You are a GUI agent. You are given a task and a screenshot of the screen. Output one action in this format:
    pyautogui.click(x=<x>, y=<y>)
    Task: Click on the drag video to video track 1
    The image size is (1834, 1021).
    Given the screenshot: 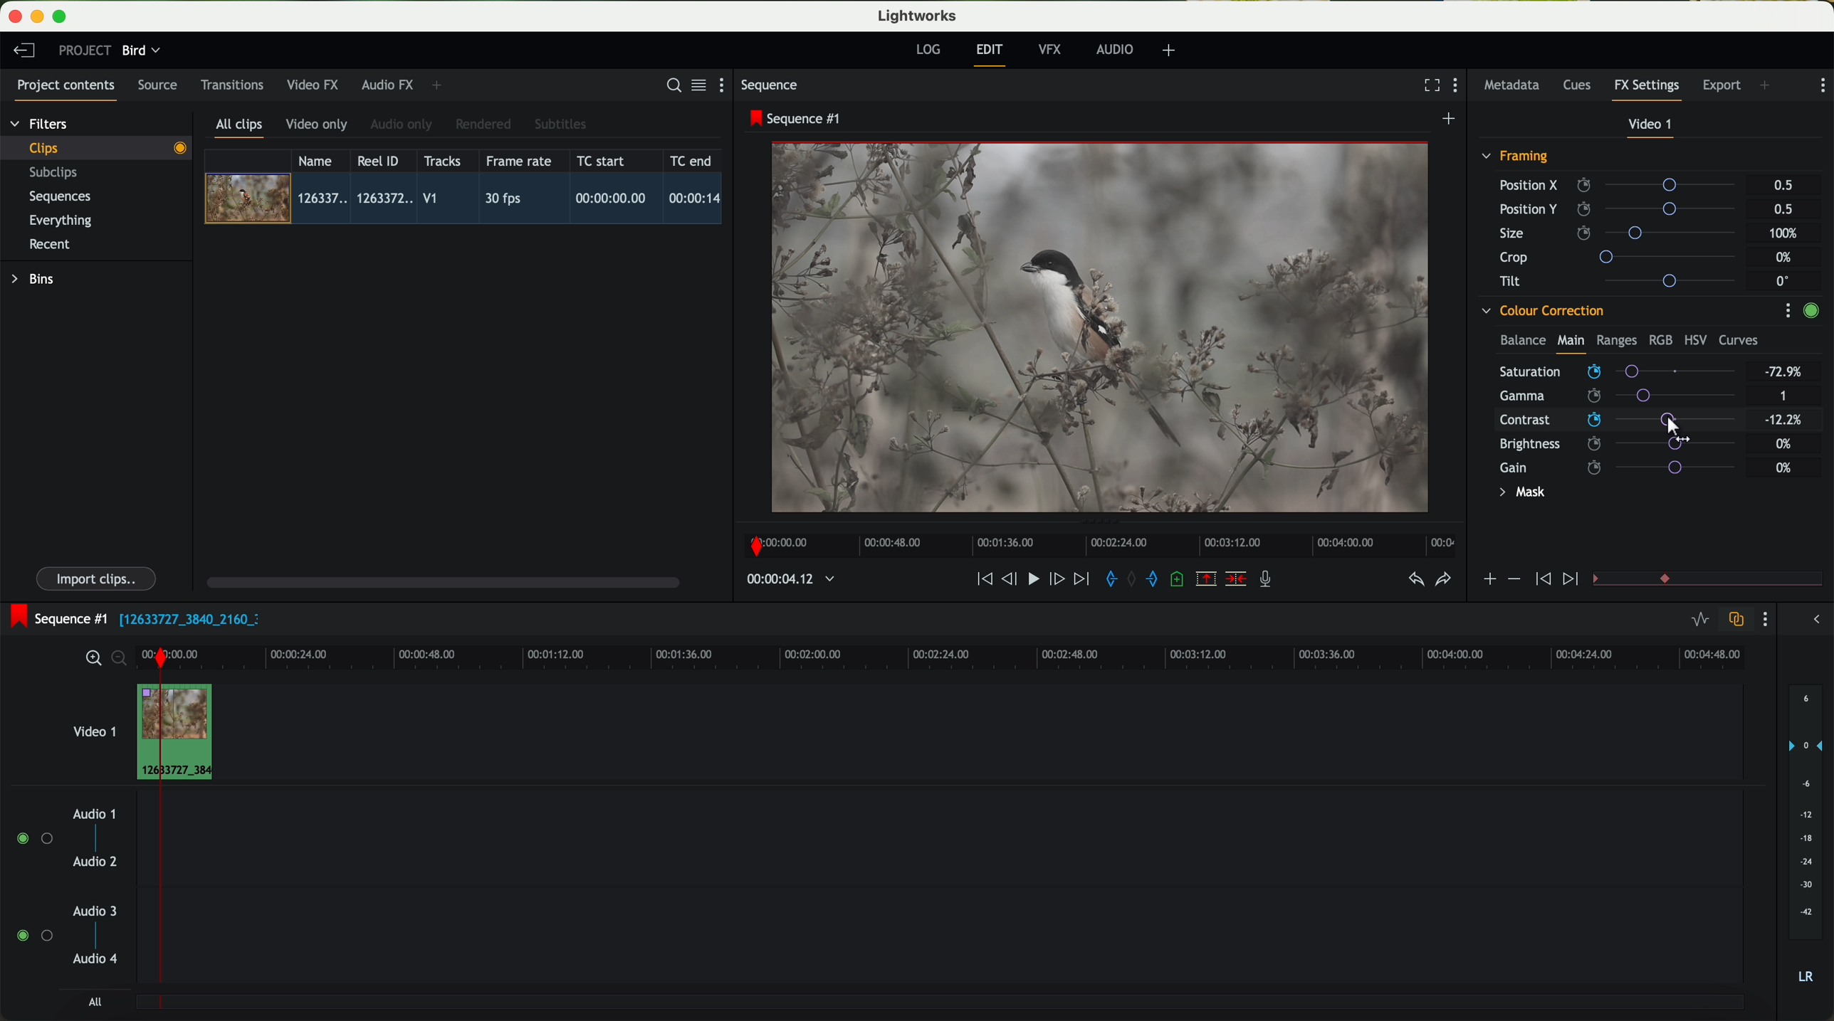 What is the action you would take?
    pyautogui.click(x=181, y=733)
    